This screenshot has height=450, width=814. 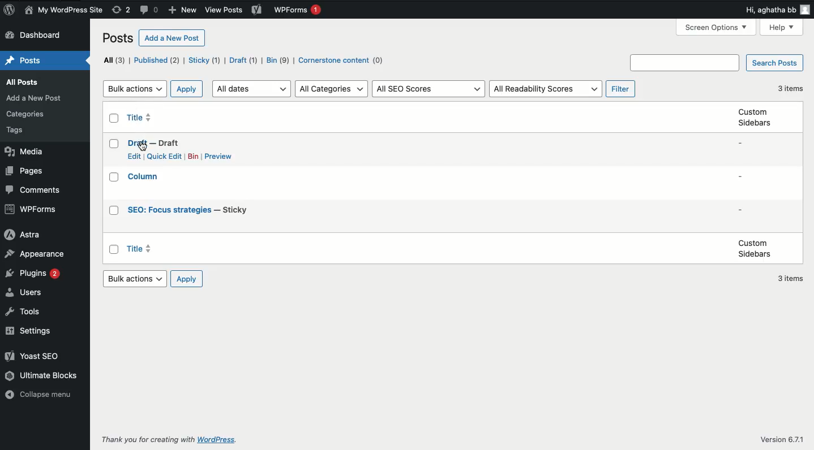 What do you see at coordinates (140, 249) in the screenshot?
I see `Title` at bounding box center [140, 249].